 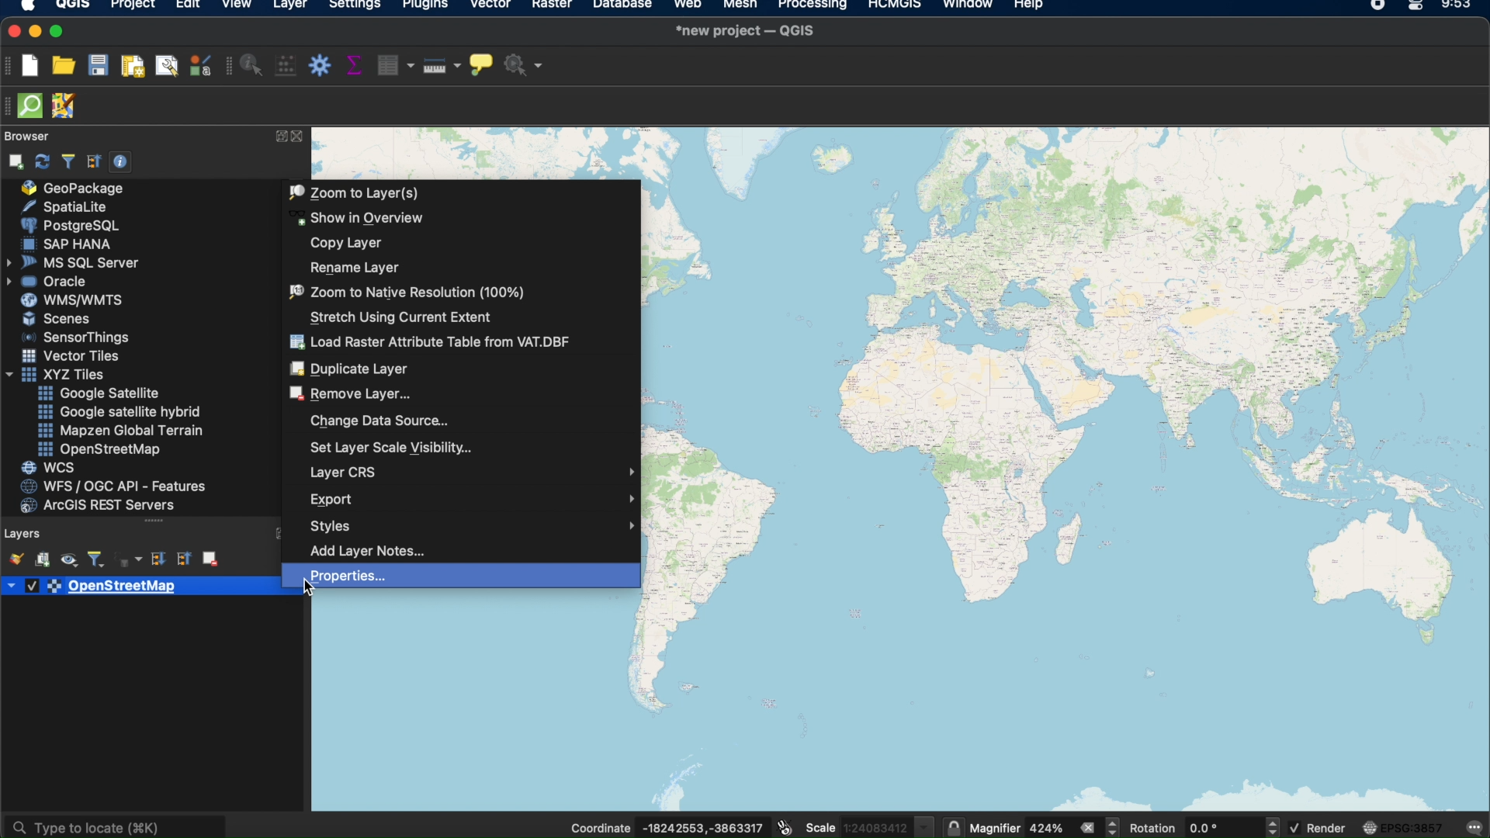 What do you see at coordinates (895, 6) in the screenshot?
I see `HCMGIS` at bounding box center [895, 6].